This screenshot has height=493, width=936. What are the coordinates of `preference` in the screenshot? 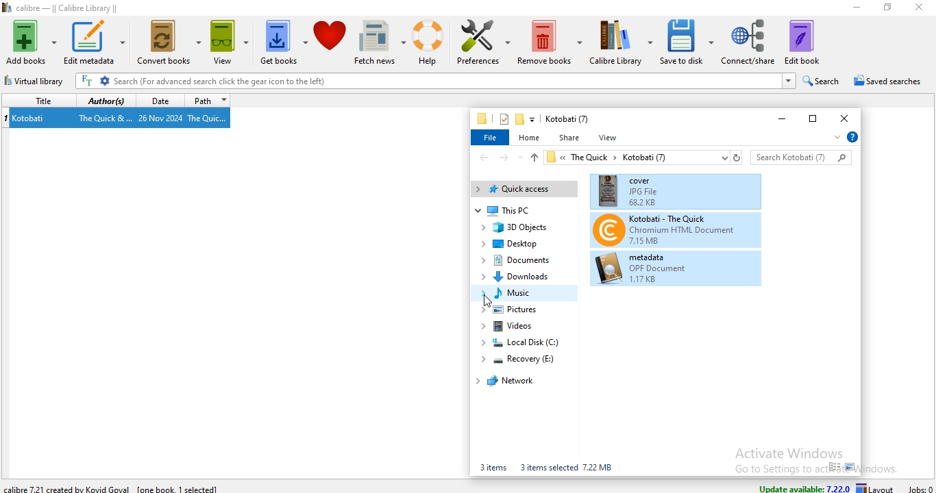 It's located at (480, 42).